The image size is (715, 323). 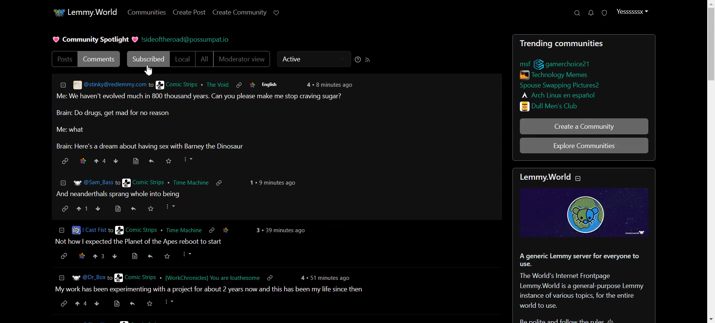 I want to click on Search, so click(x=577, y=13).